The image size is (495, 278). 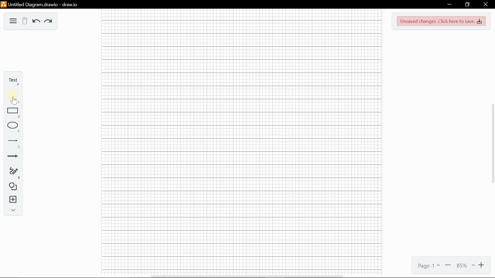 I want to click on Canvas, so click(x=241, y=144).